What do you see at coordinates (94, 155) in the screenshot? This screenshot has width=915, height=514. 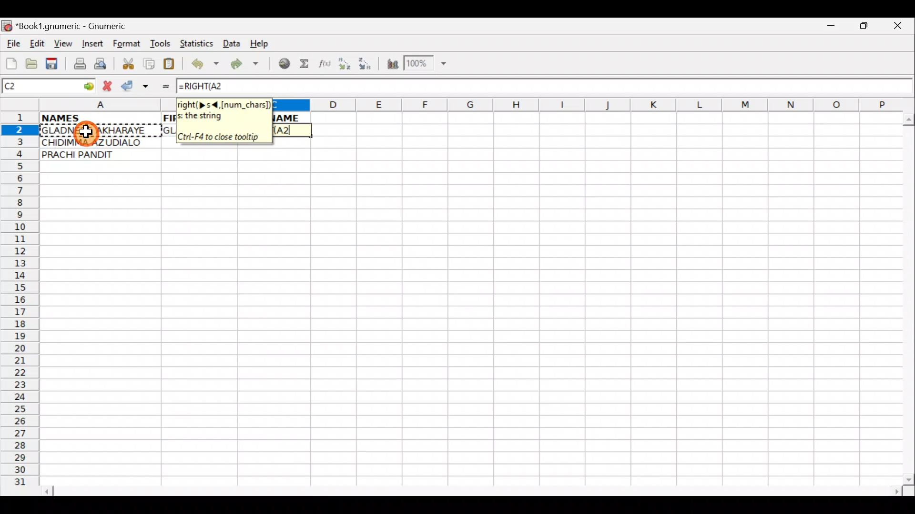 I see `PRACHI PANDIT` at bounding box center [94, 155].